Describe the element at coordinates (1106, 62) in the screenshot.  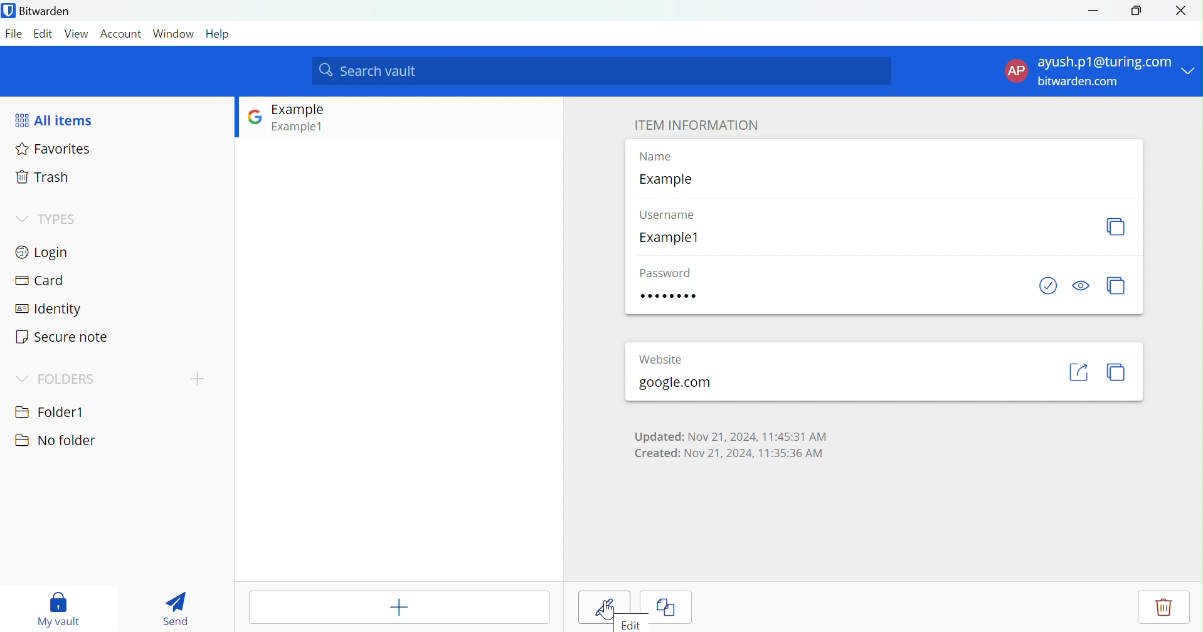
I see `ayush.p1@turing.com` at that location.